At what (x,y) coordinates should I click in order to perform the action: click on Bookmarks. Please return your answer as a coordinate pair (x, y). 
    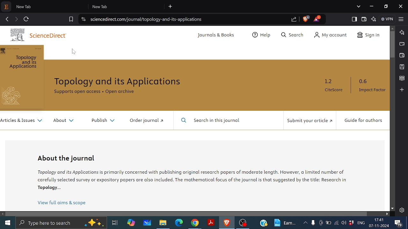
    Looking at the image, I should click on (402, 67).